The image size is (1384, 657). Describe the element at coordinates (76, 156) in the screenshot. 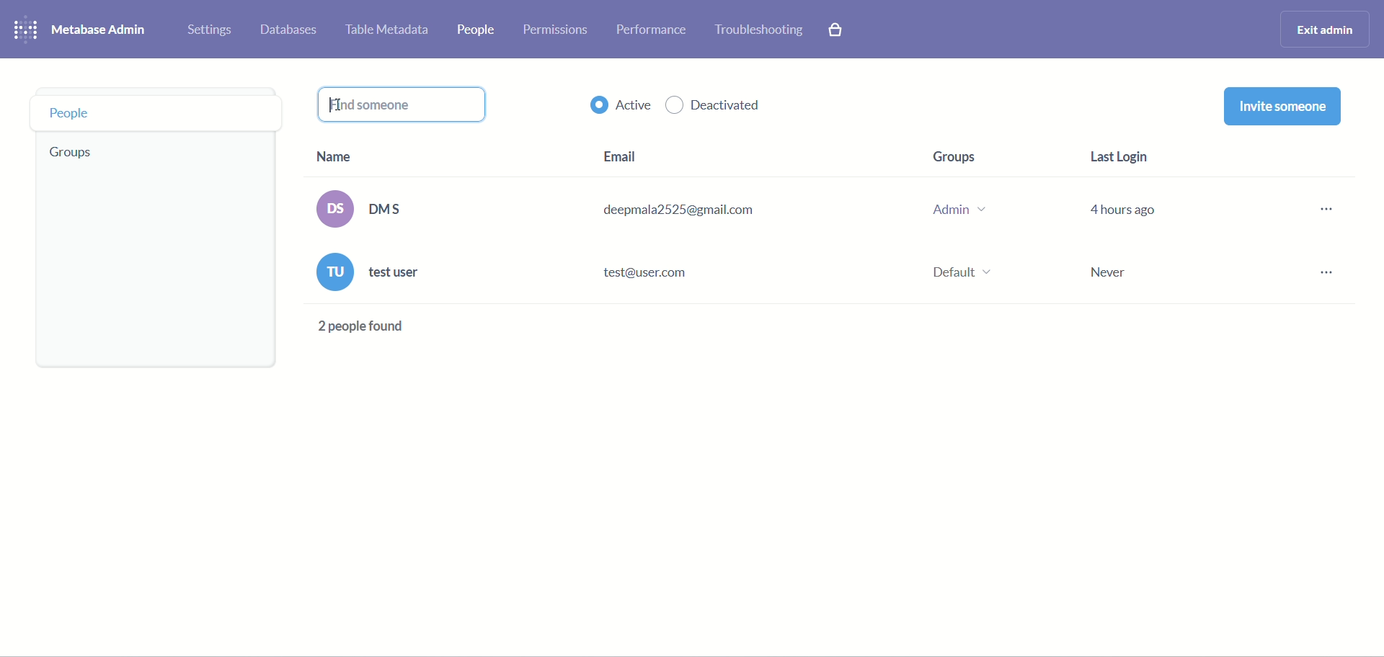

I see `groups` at that location.